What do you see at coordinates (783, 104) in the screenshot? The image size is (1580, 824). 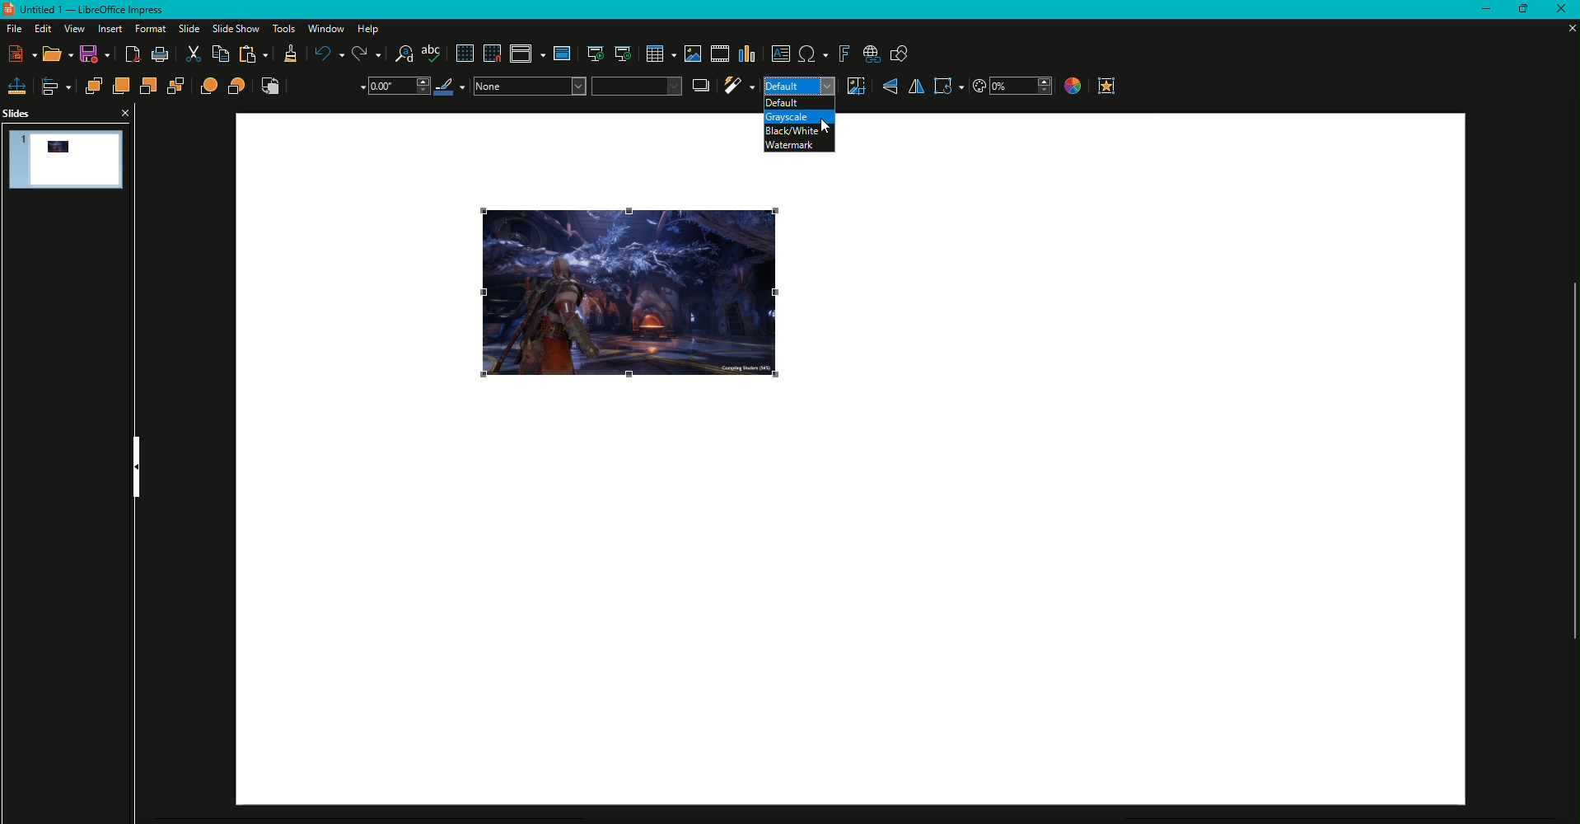 I see `Default` at bounding box center [783, 104].